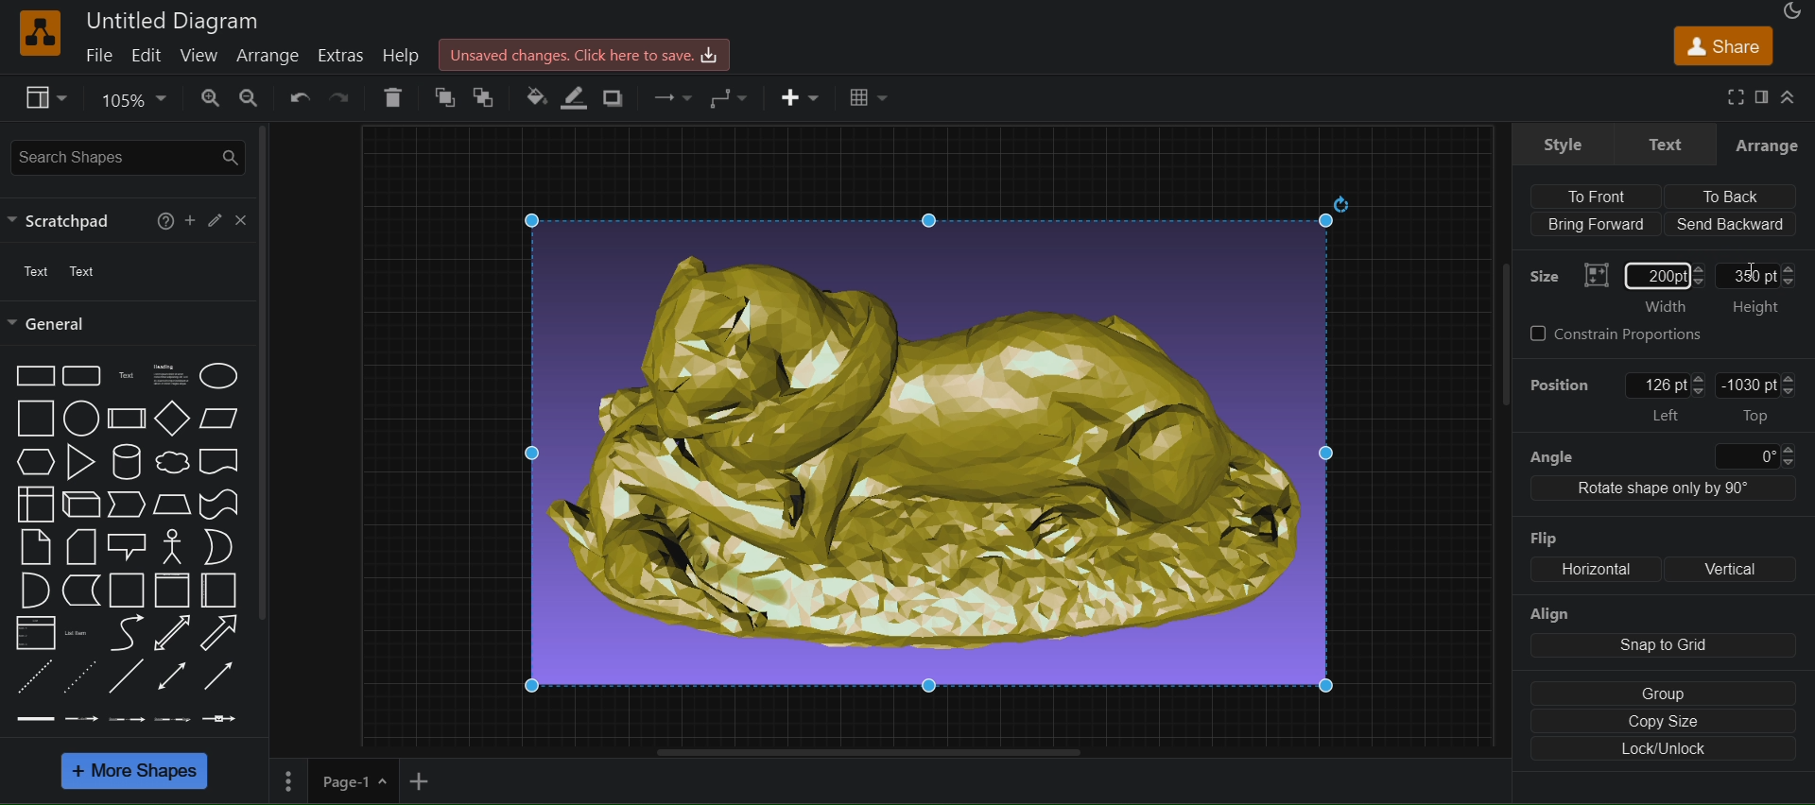 The width and height of the screenshot is (1815, 805). What do you see at coordinates (129, 101) in the screenshot?
I see `zoom` at bounding box center [129, 101].